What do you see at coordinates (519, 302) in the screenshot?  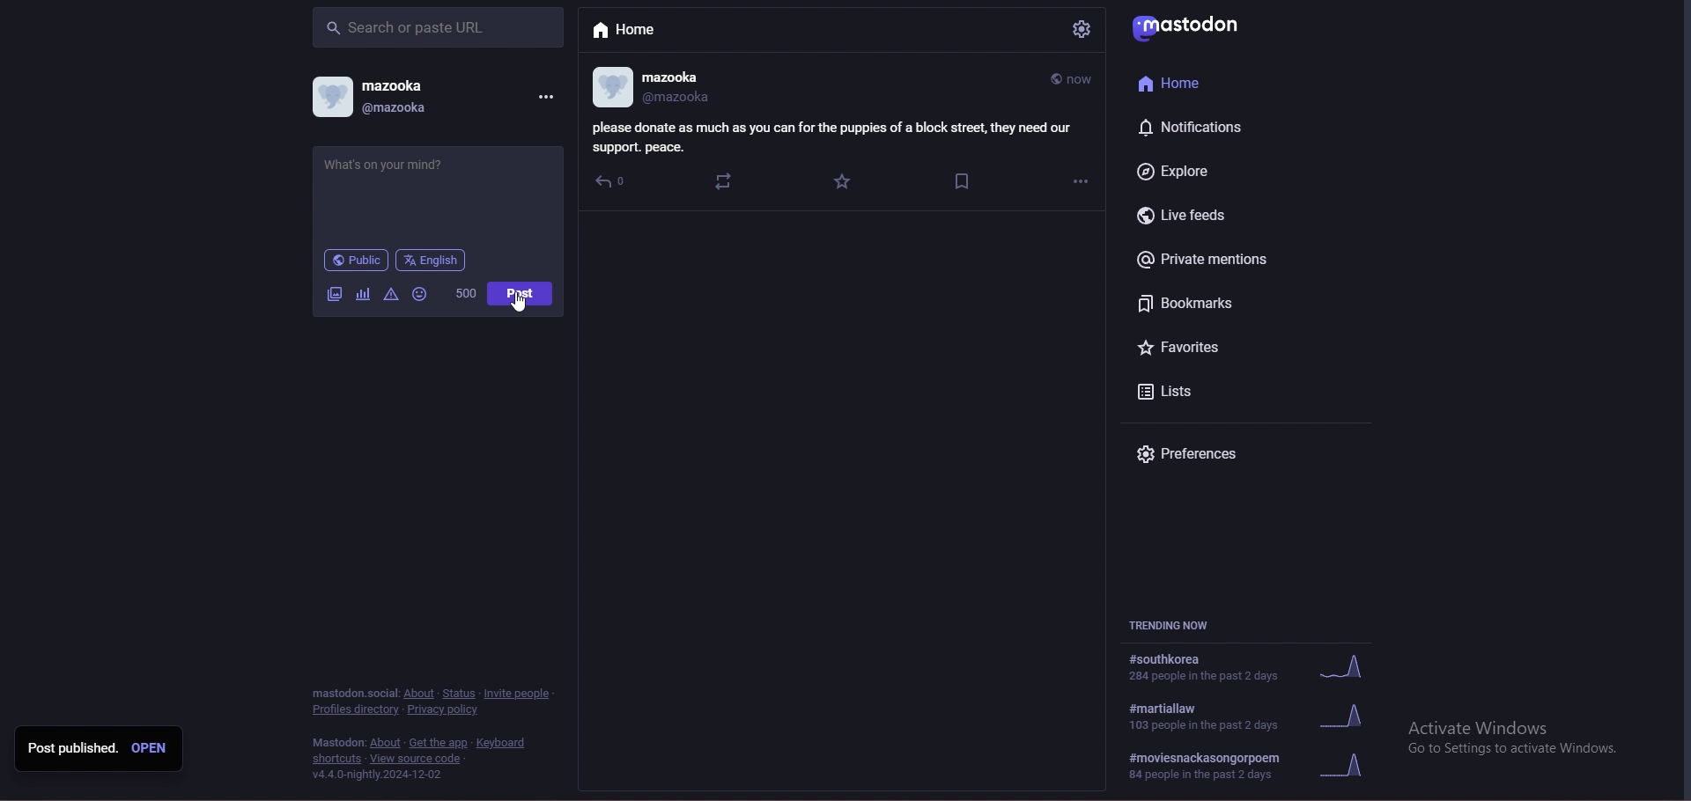 I see `cursor` at bounding box center [519, 302].